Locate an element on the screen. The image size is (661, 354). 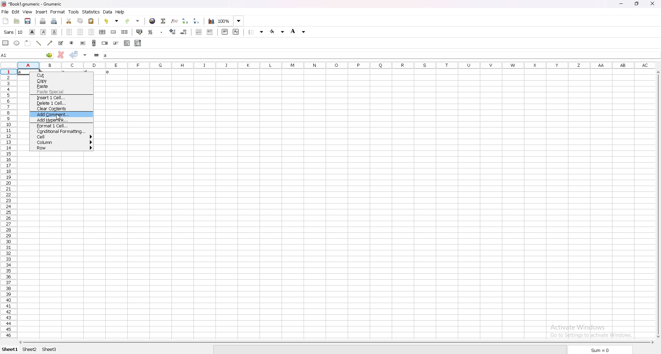
column is located at coordinates (337, 66).